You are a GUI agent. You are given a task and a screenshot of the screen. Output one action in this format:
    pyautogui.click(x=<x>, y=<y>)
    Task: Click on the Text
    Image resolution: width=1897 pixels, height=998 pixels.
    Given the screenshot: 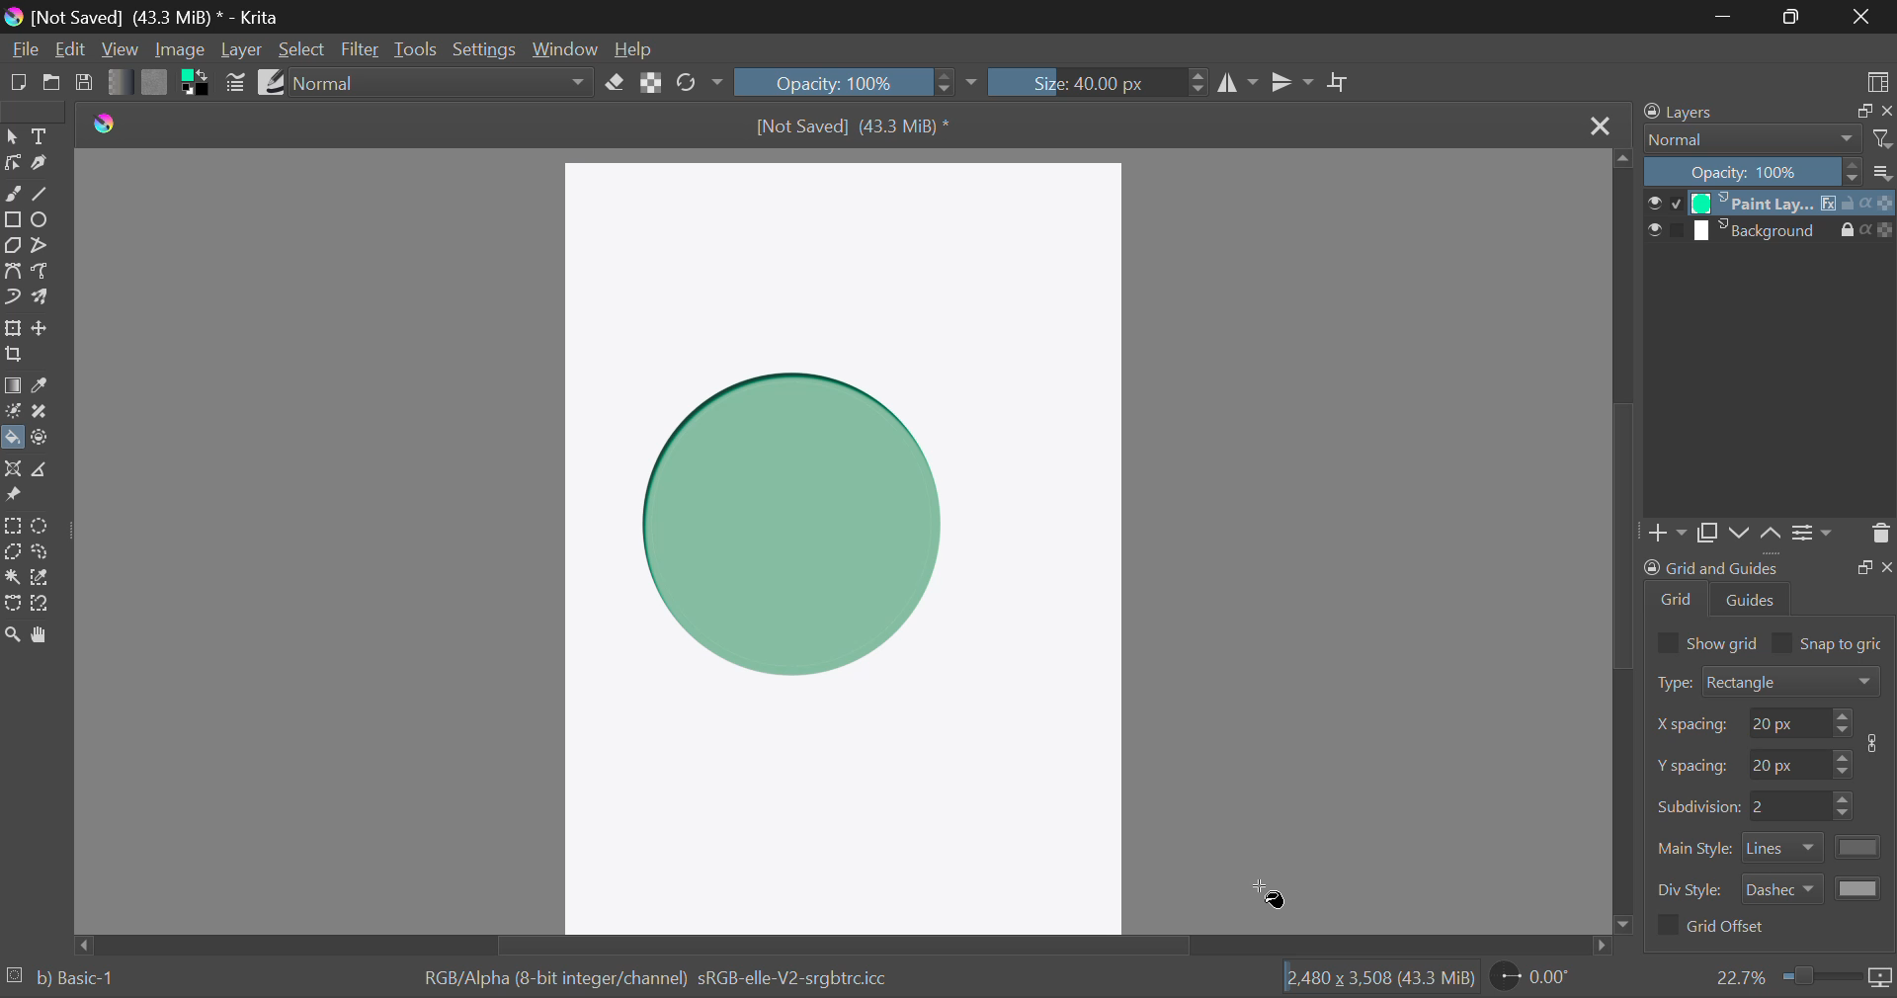 What is the action you would take?
    pyautogui.click(x=40, y=136)
    